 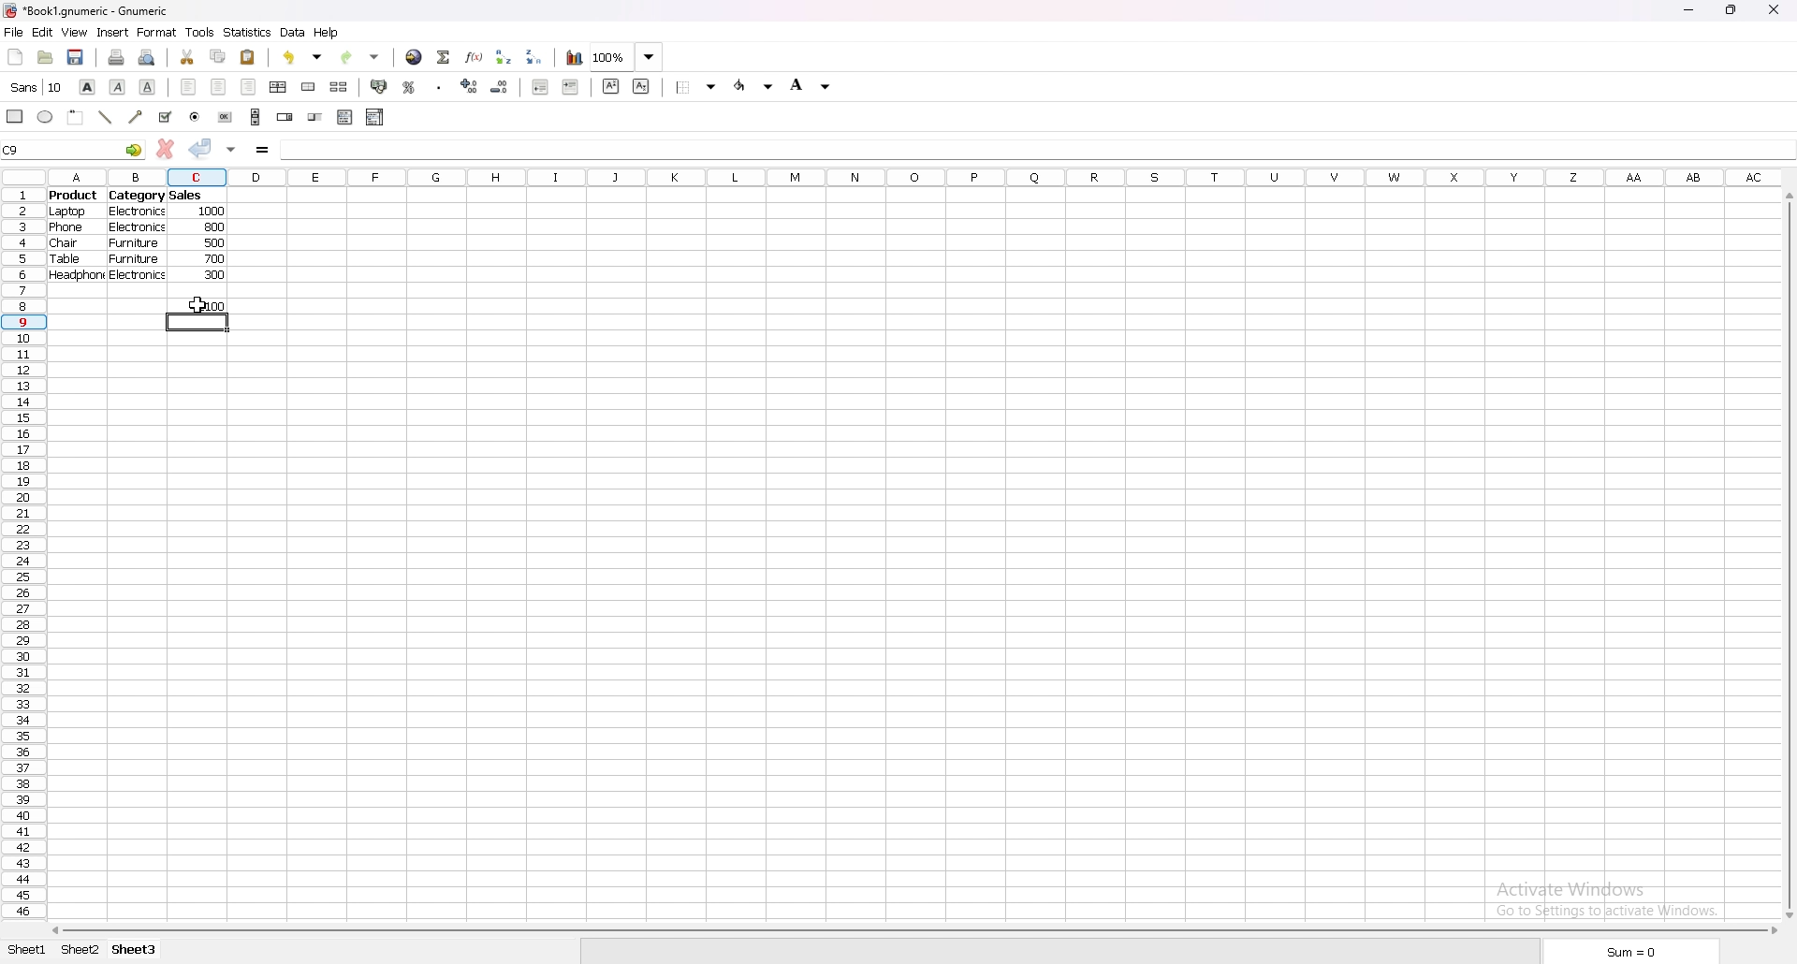 I want to click on undo, so click(x=302, y=56).